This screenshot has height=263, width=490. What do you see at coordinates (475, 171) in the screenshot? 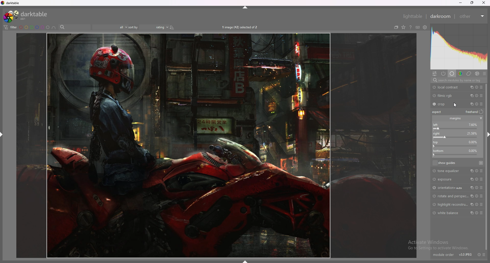
I see `reset` at bounding box center [475, 171].